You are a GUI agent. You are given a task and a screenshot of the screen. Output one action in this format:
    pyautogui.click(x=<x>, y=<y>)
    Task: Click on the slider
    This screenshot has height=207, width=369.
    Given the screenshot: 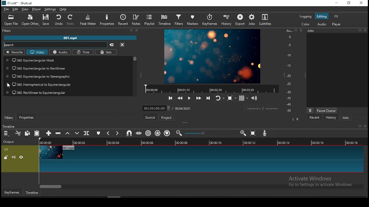 What is the action you would take?
    pyautogui.click(x=210, y=134)
    